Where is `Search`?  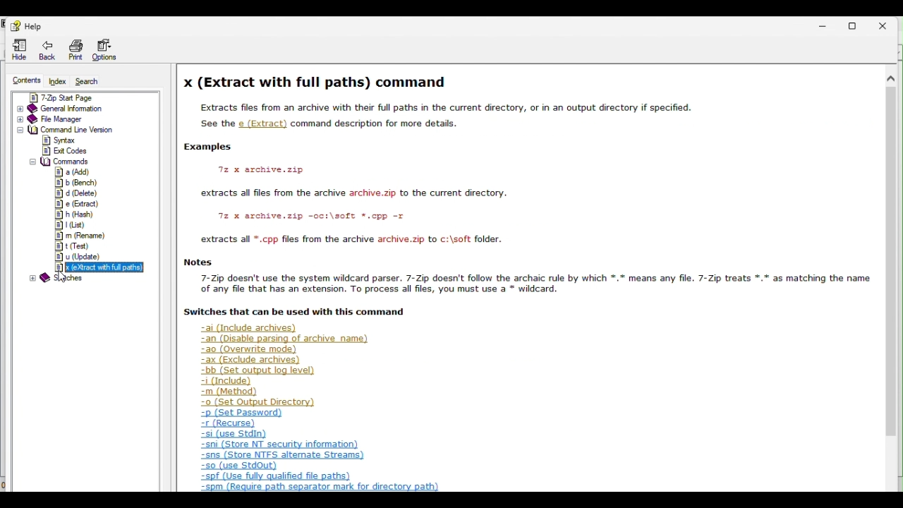
Search is located at coordinates (88, 81).